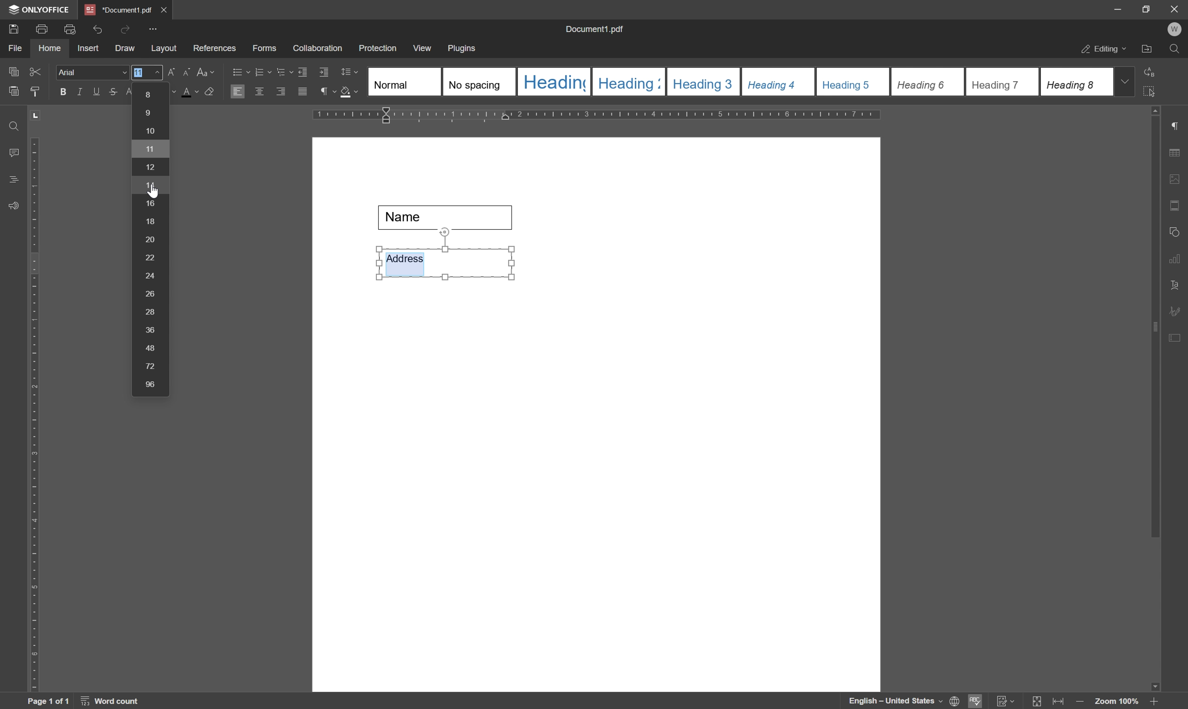  I want to click on change case, so click(207, 71).